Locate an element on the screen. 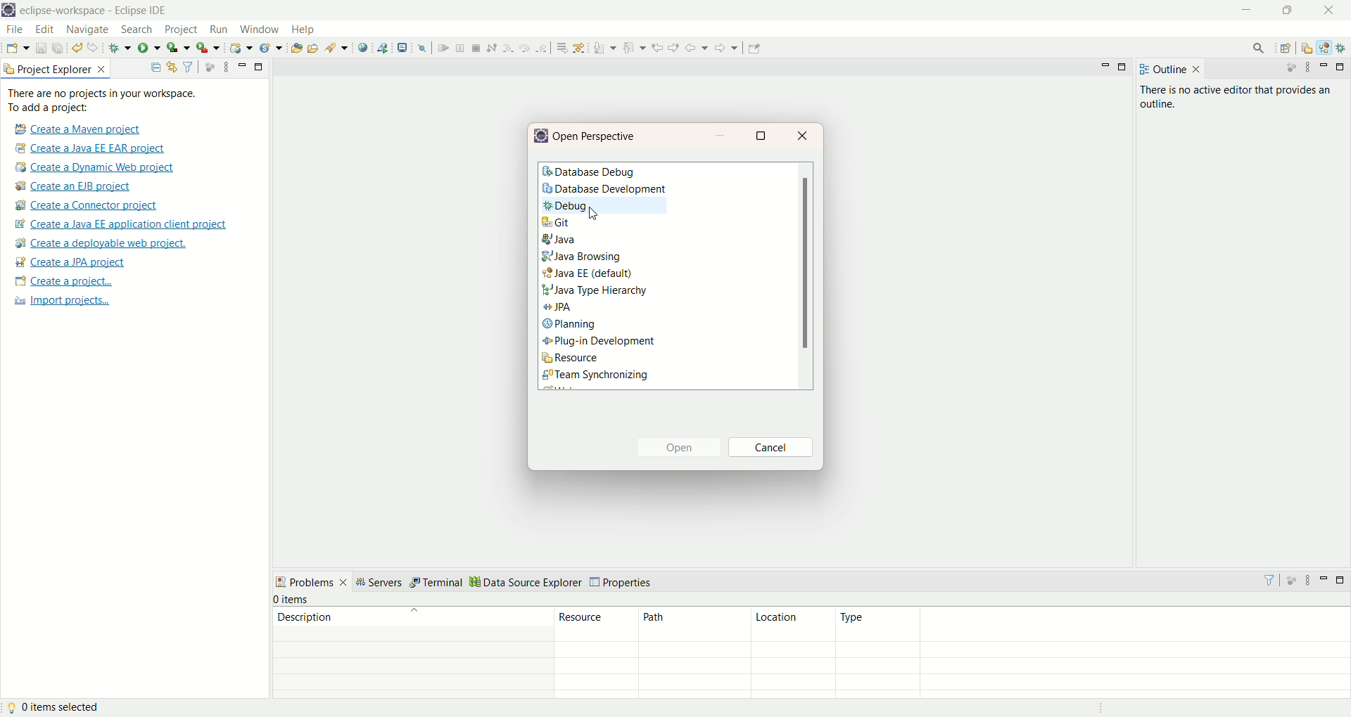  edit is located at coordinates (43, 30).